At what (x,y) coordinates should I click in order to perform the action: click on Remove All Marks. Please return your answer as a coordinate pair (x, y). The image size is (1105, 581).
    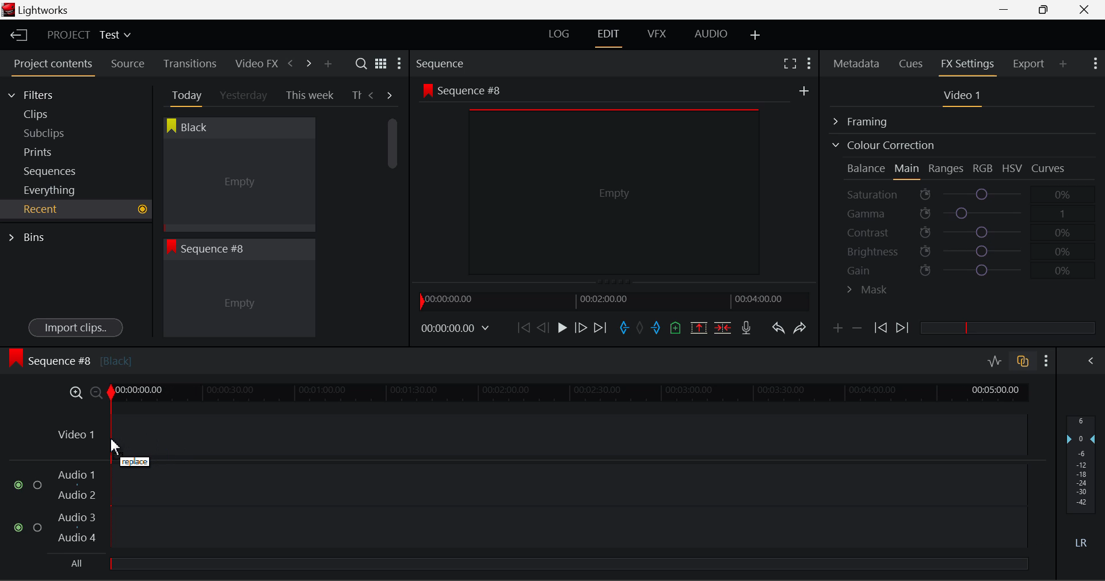
    Looking at the image, I should click on (641, 329).